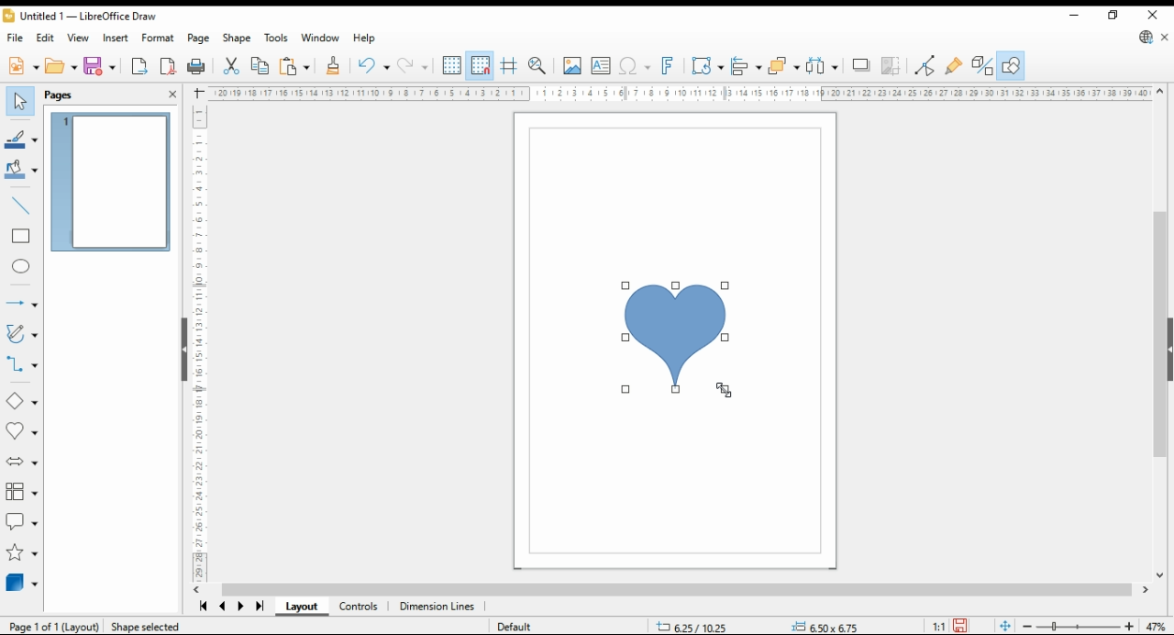 The image size is (1174, 635). What do you see at coordinates (22, 237) in the screenshot?
I see `rectangle` at bounding box center [22, 237].